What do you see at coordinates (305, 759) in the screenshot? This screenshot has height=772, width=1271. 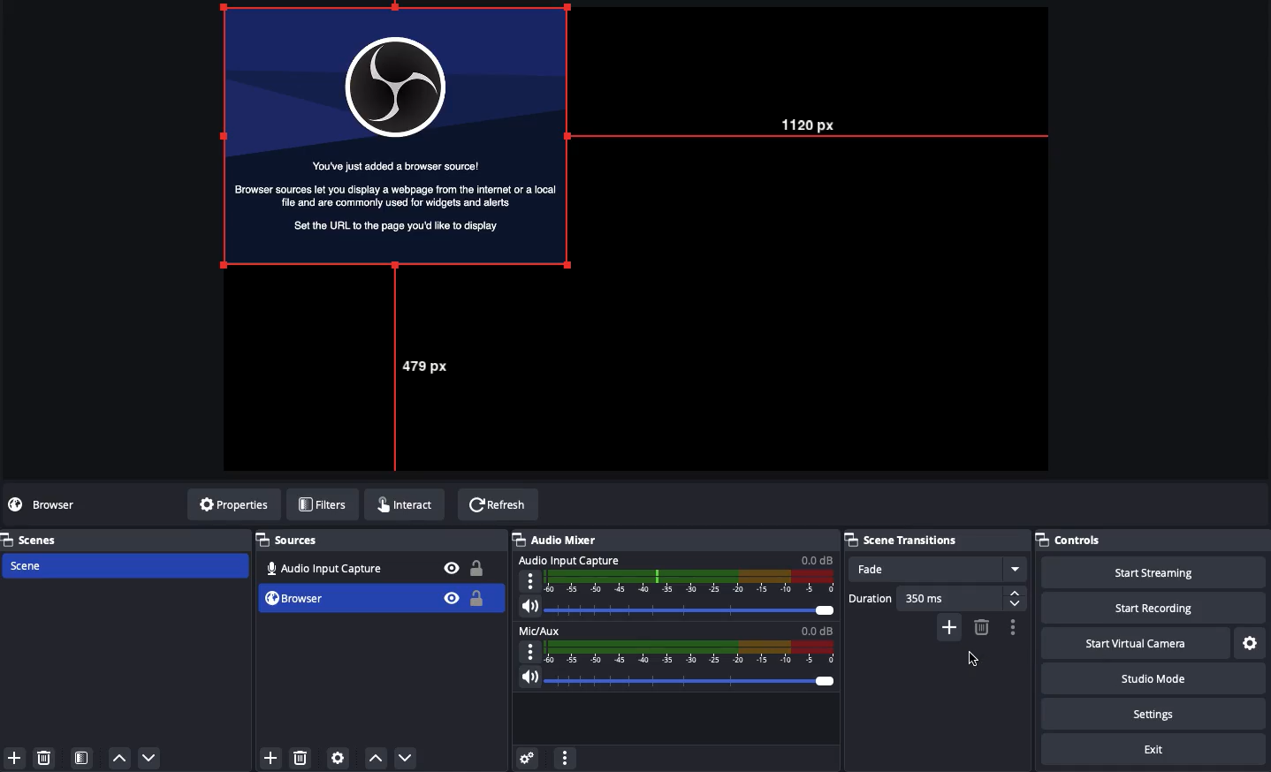 I see `delete` at bounding box center [305, 759].